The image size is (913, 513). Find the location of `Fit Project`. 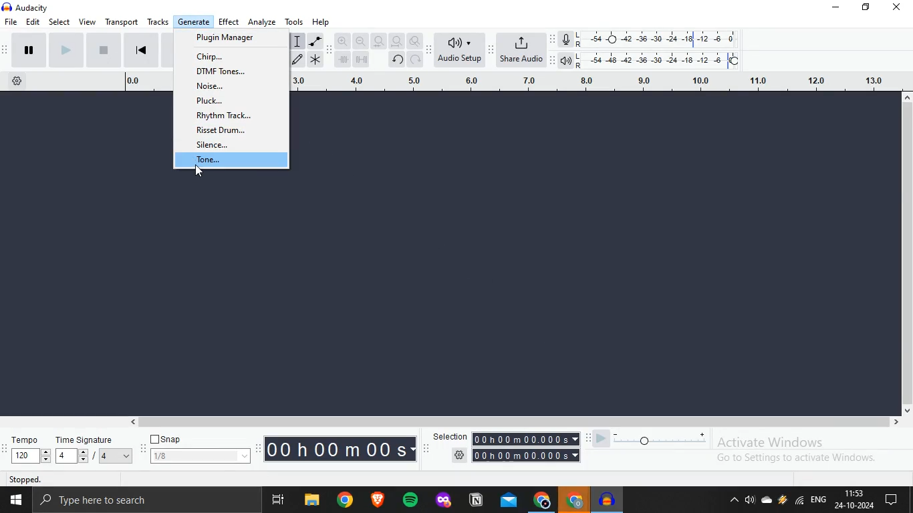

Fit Project is located at coordinates (396, 41).